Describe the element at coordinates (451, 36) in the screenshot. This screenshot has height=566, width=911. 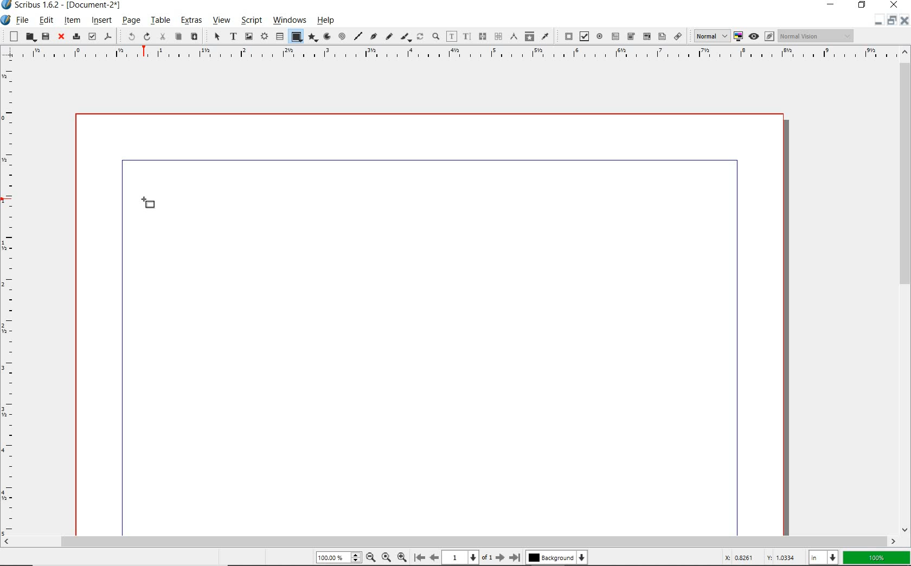
I see `edit contents of frame` at that location.